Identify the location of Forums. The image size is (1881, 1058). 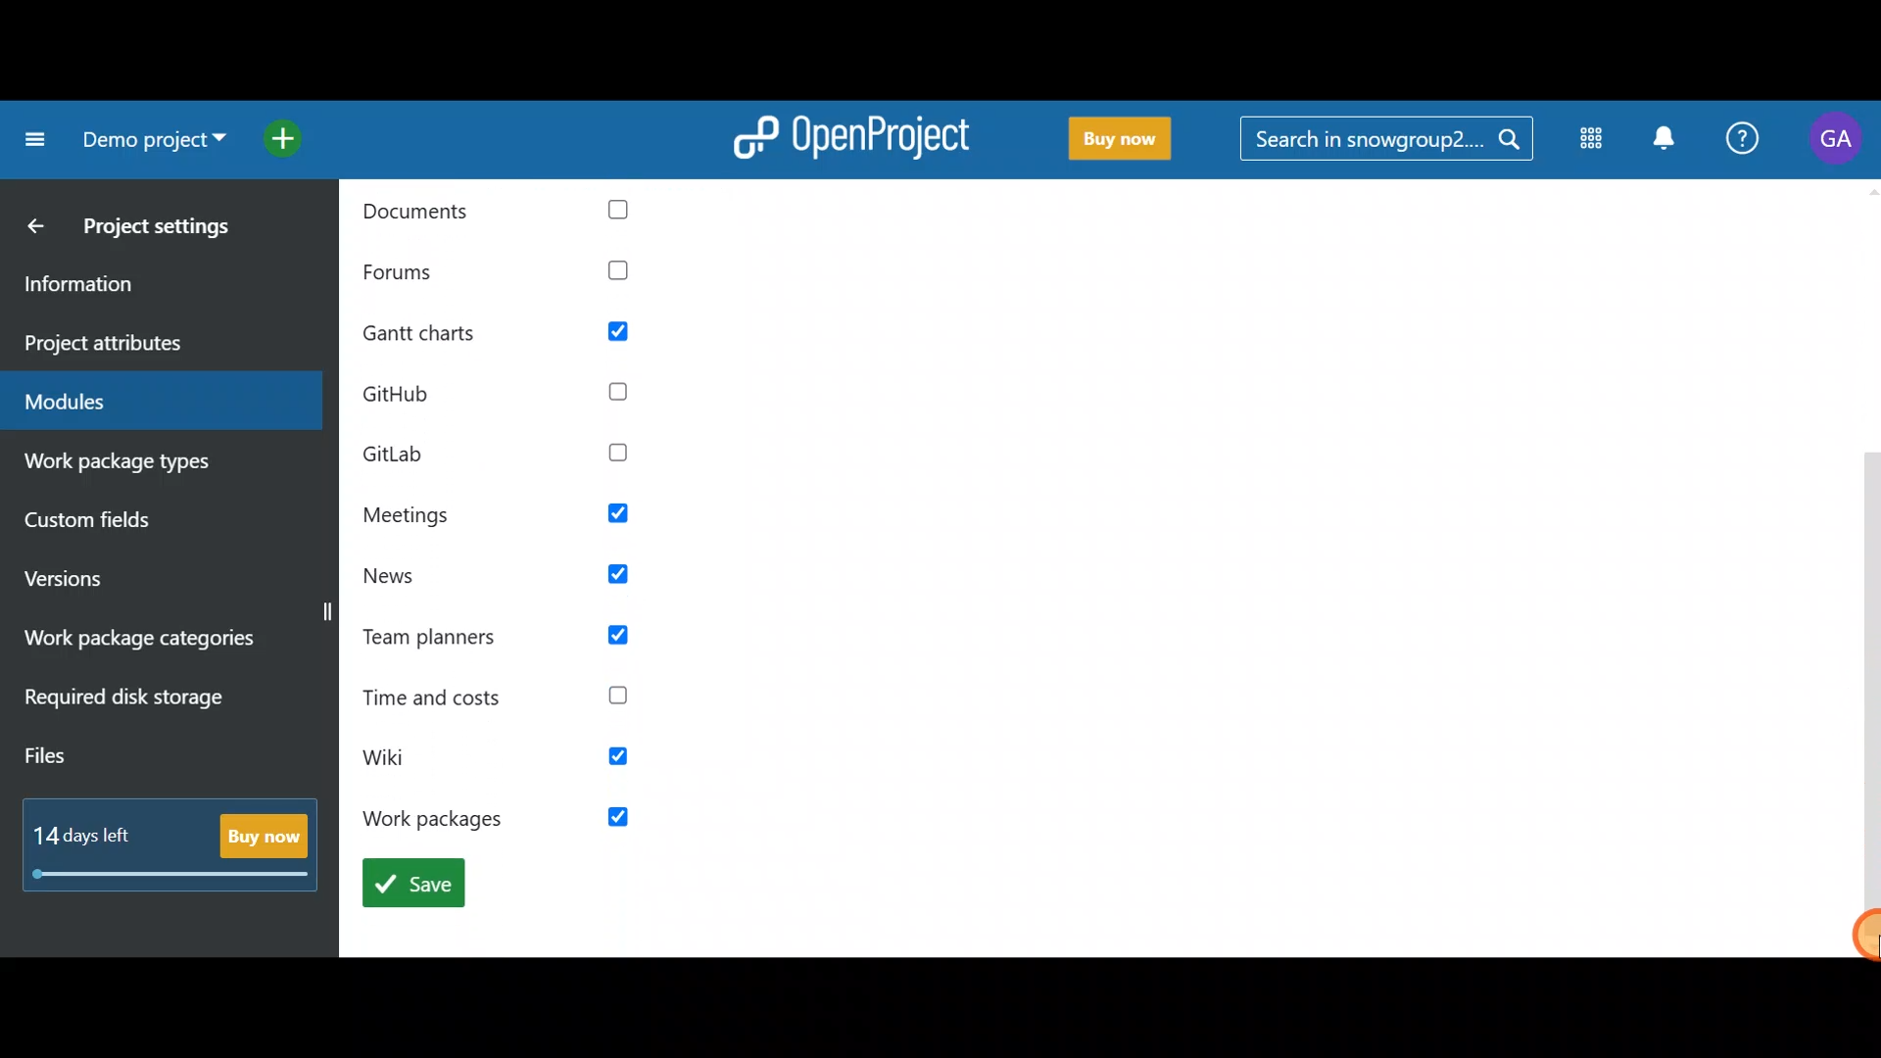
(507, 273).